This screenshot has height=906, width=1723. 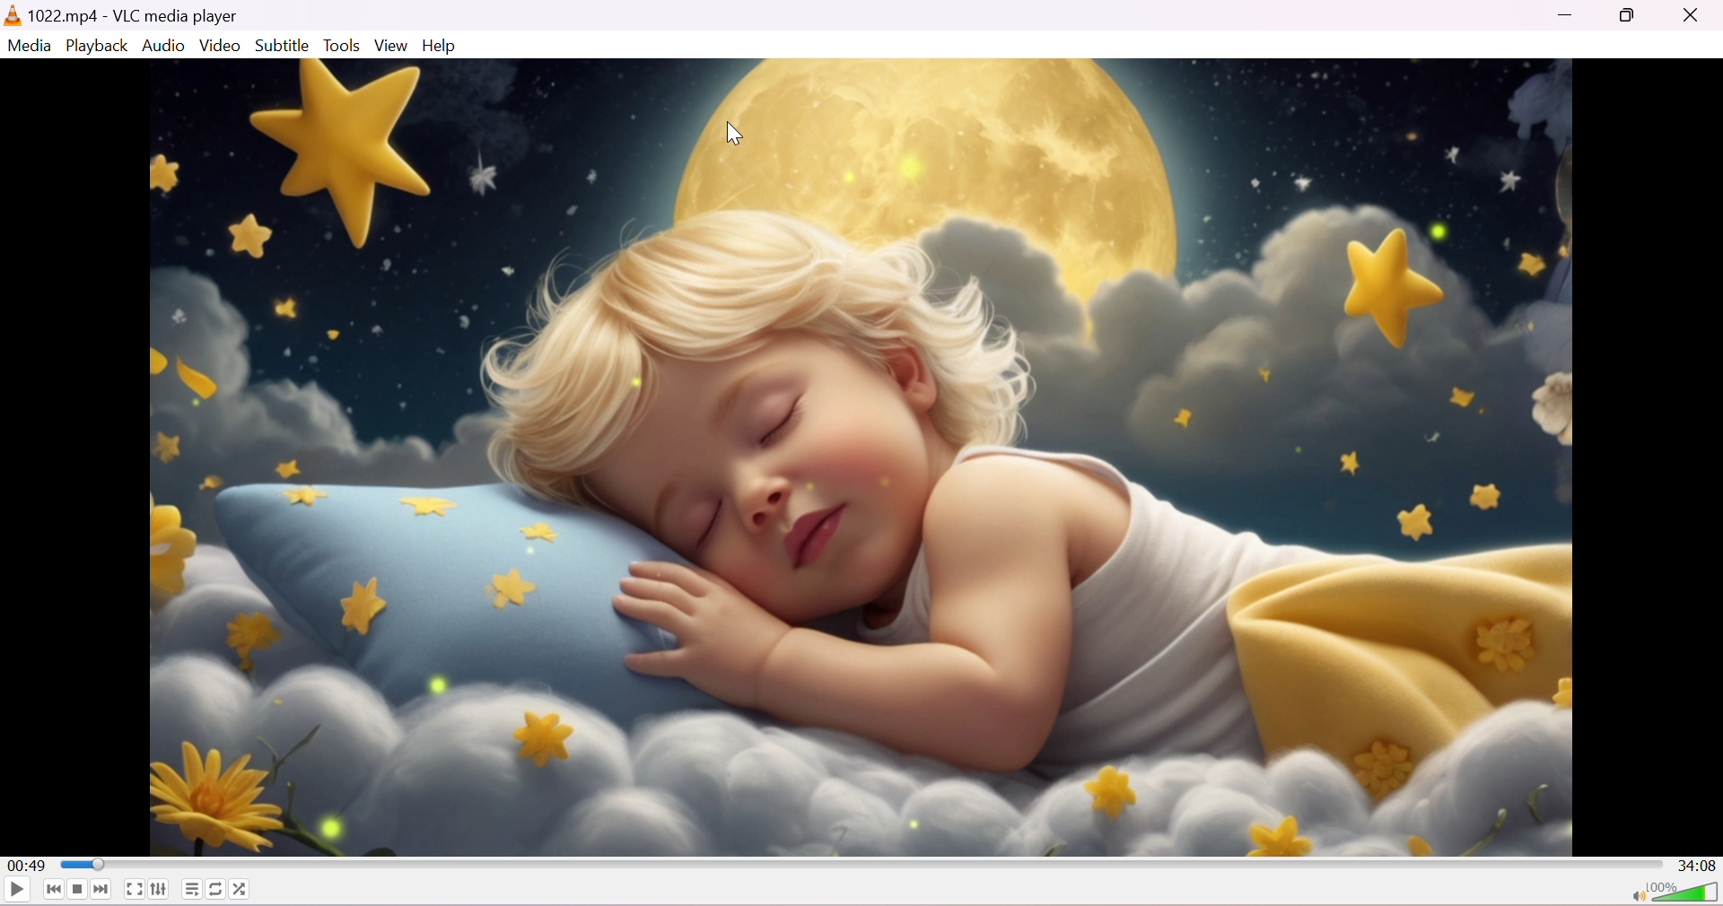 I want to click on Random, so click(x=240, y=890).